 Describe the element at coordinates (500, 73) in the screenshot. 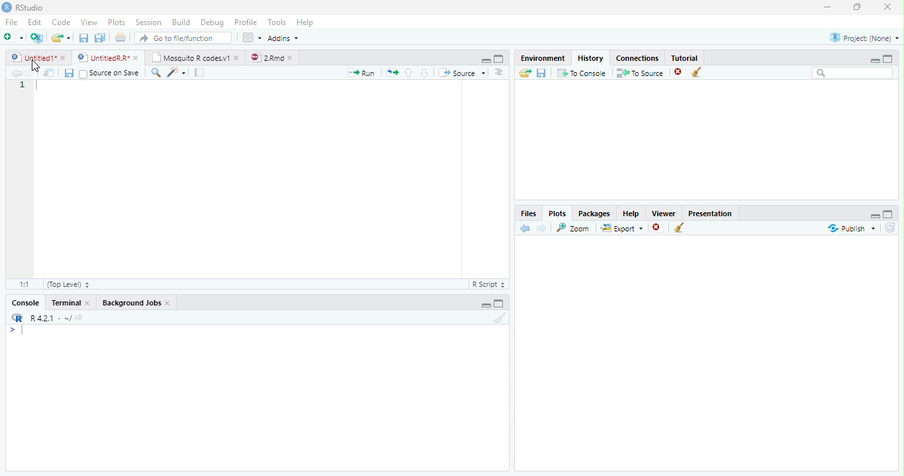

I see `List` at that location.